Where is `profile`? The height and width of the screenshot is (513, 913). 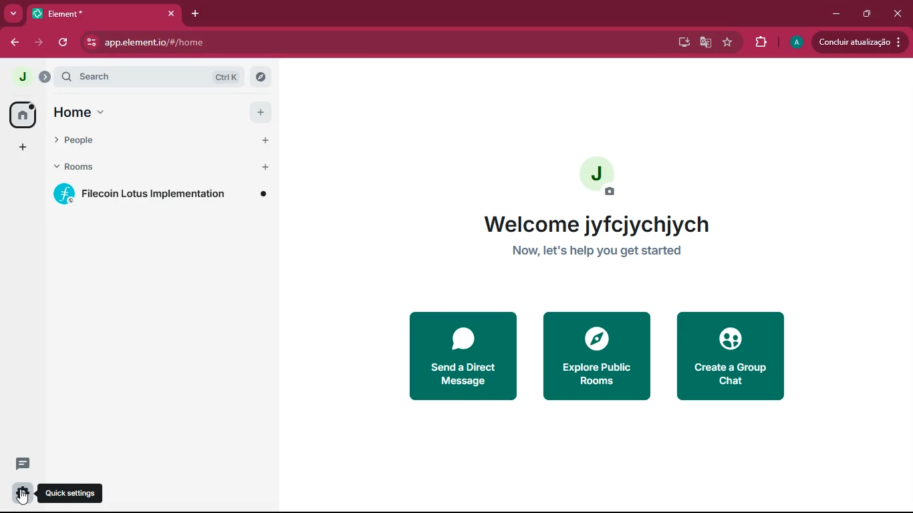
profile is located at coordinates (797, 42).